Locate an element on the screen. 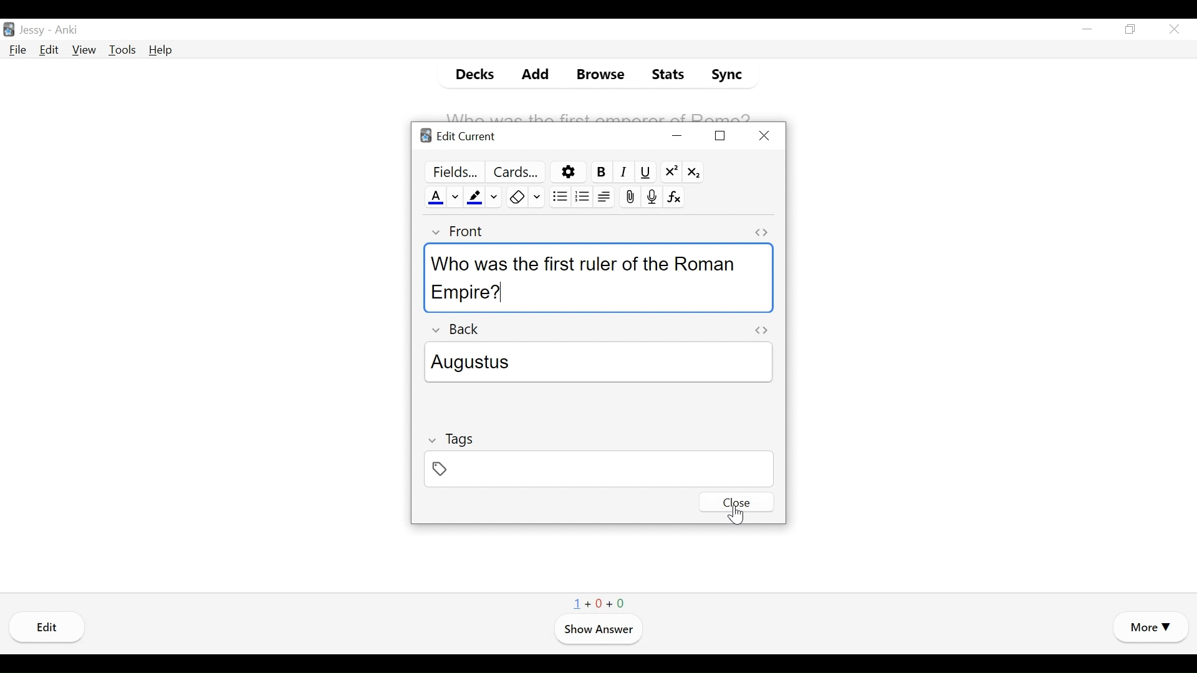  Customize Card is located at coordinates (516, 171).